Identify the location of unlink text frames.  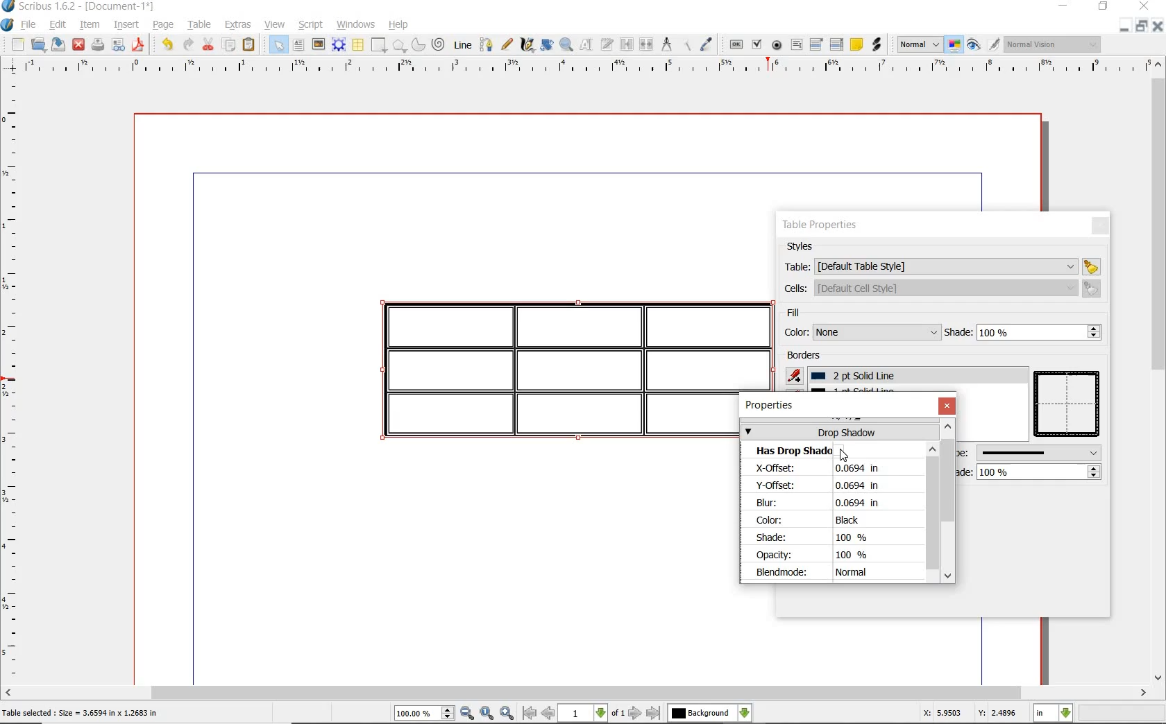
(647, 44).